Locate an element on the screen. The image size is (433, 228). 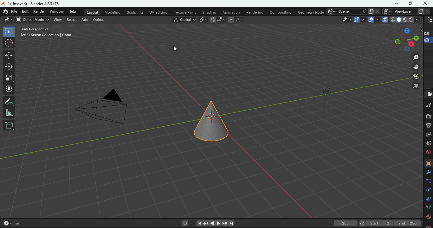
Animation is located at coordinates (231, 12).